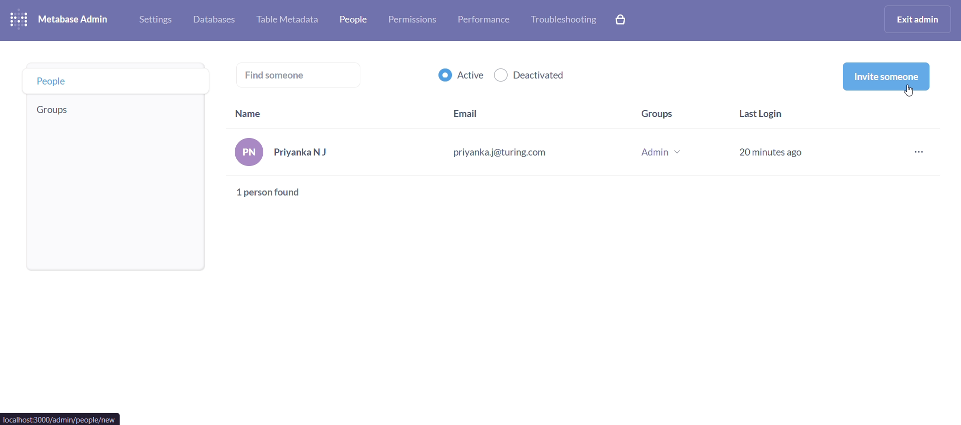  I want to click on groups, so click(661, 113).